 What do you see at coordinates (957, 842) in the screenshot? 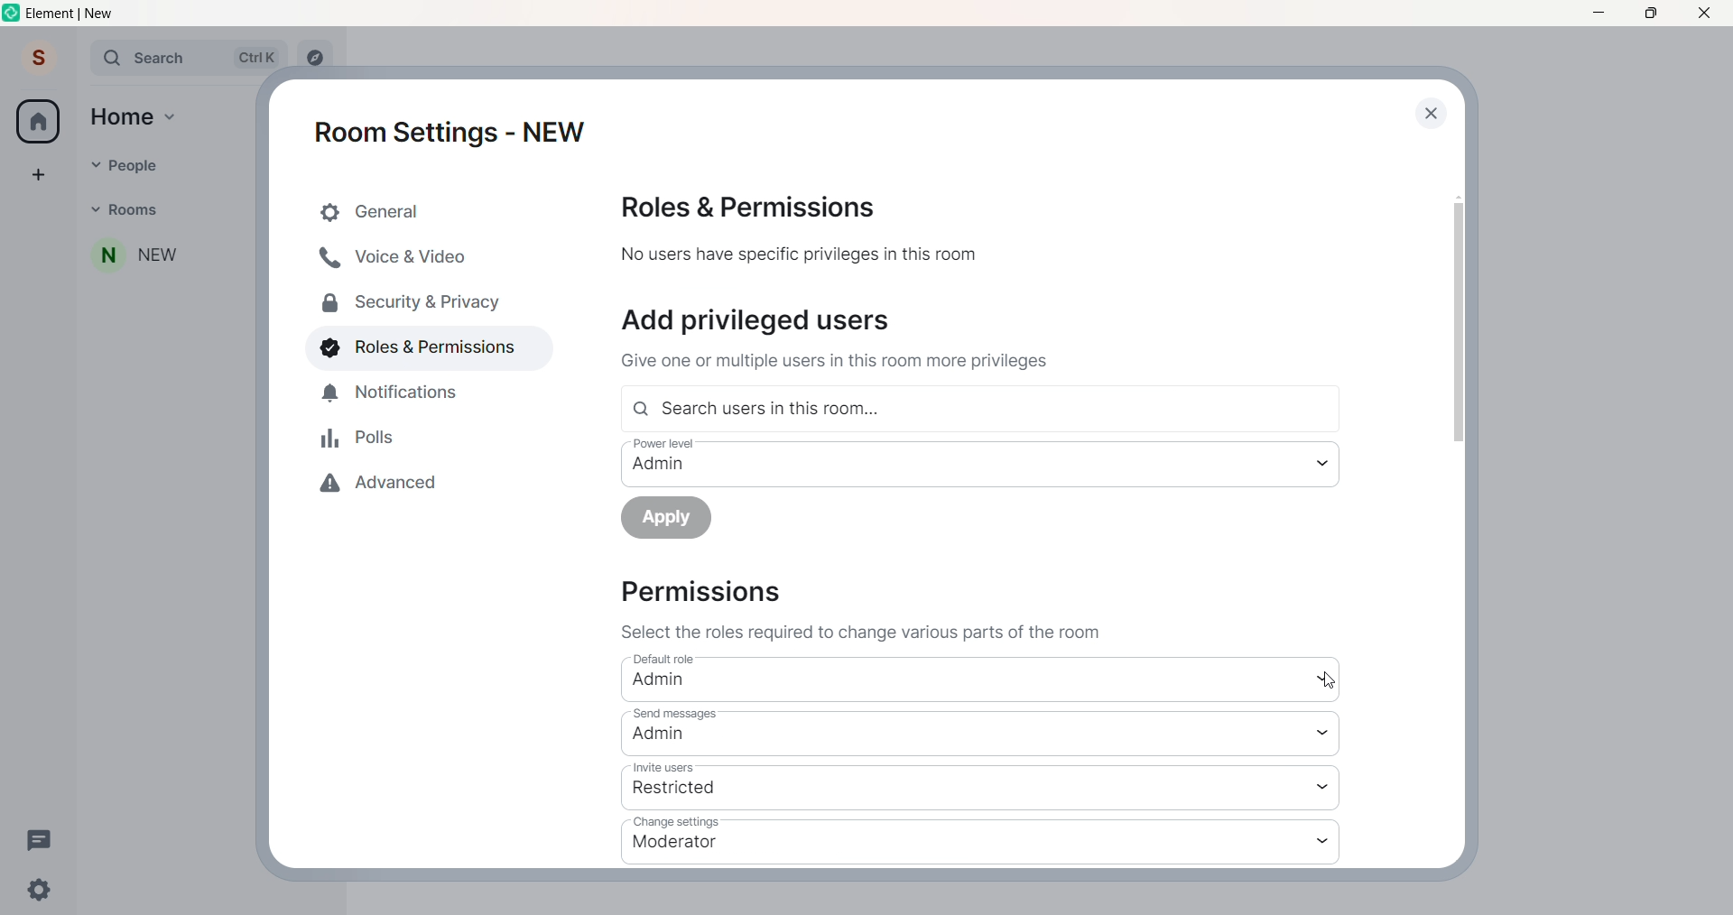
I see `change setting` at bounding box center [957, 842].